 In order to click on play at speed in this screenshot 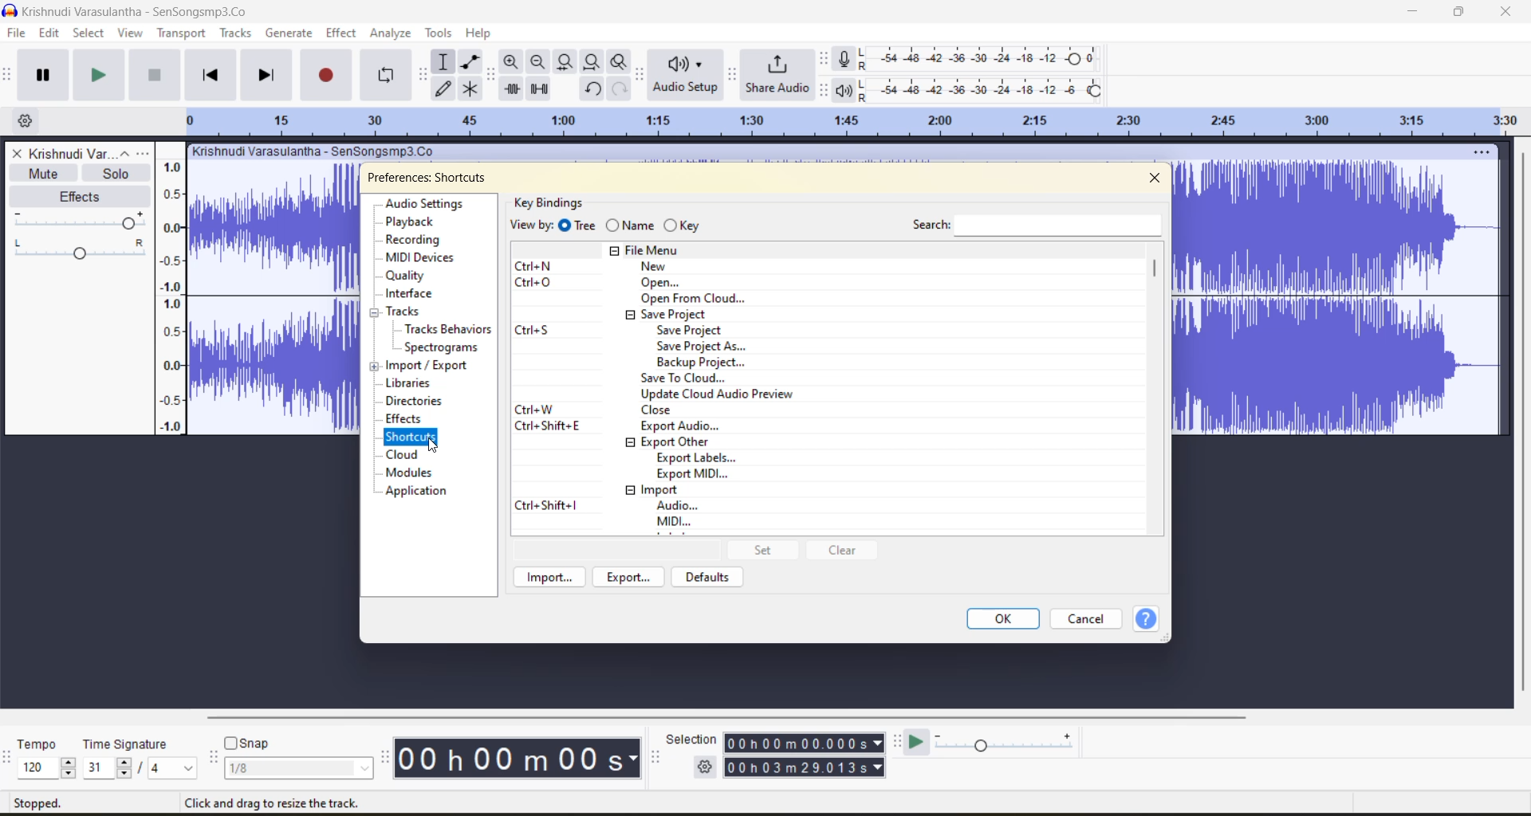, I will do `click(922, 741)`.